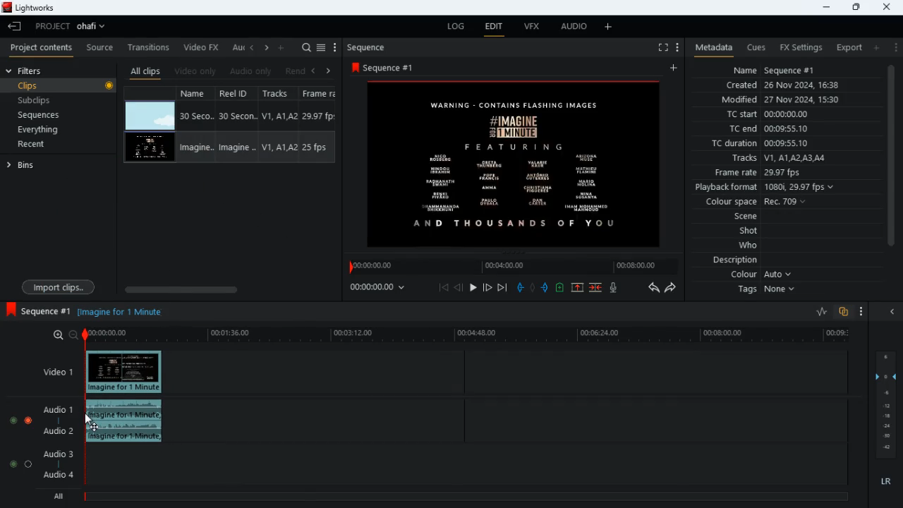 The height and width of the screenshot is (508, 903). I want to click on Toggle, so click(28, 418).